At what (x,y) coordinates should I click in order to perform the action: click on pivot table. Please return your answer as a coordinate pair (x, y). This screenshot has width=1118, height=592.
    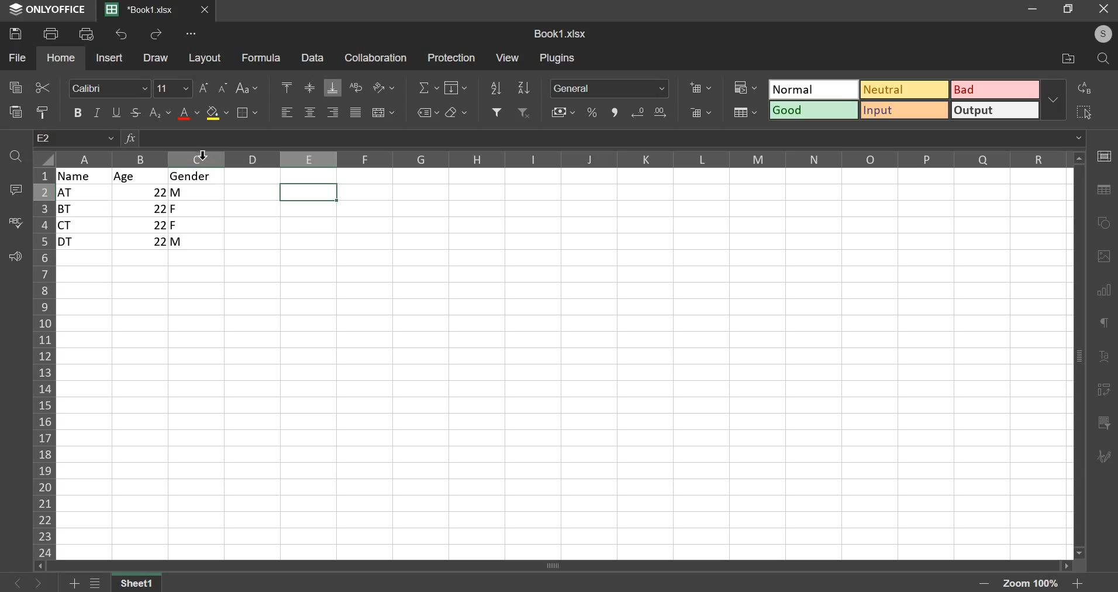
    Looking at the image, I should click on (1103, 391).